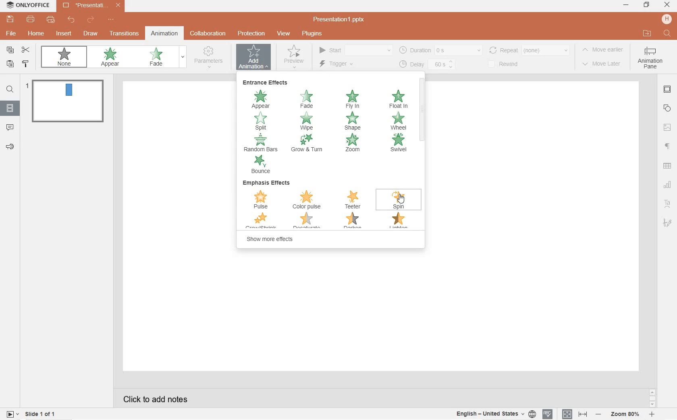 The image size is (677, 420). I want to click on cut, so click(26, 50).